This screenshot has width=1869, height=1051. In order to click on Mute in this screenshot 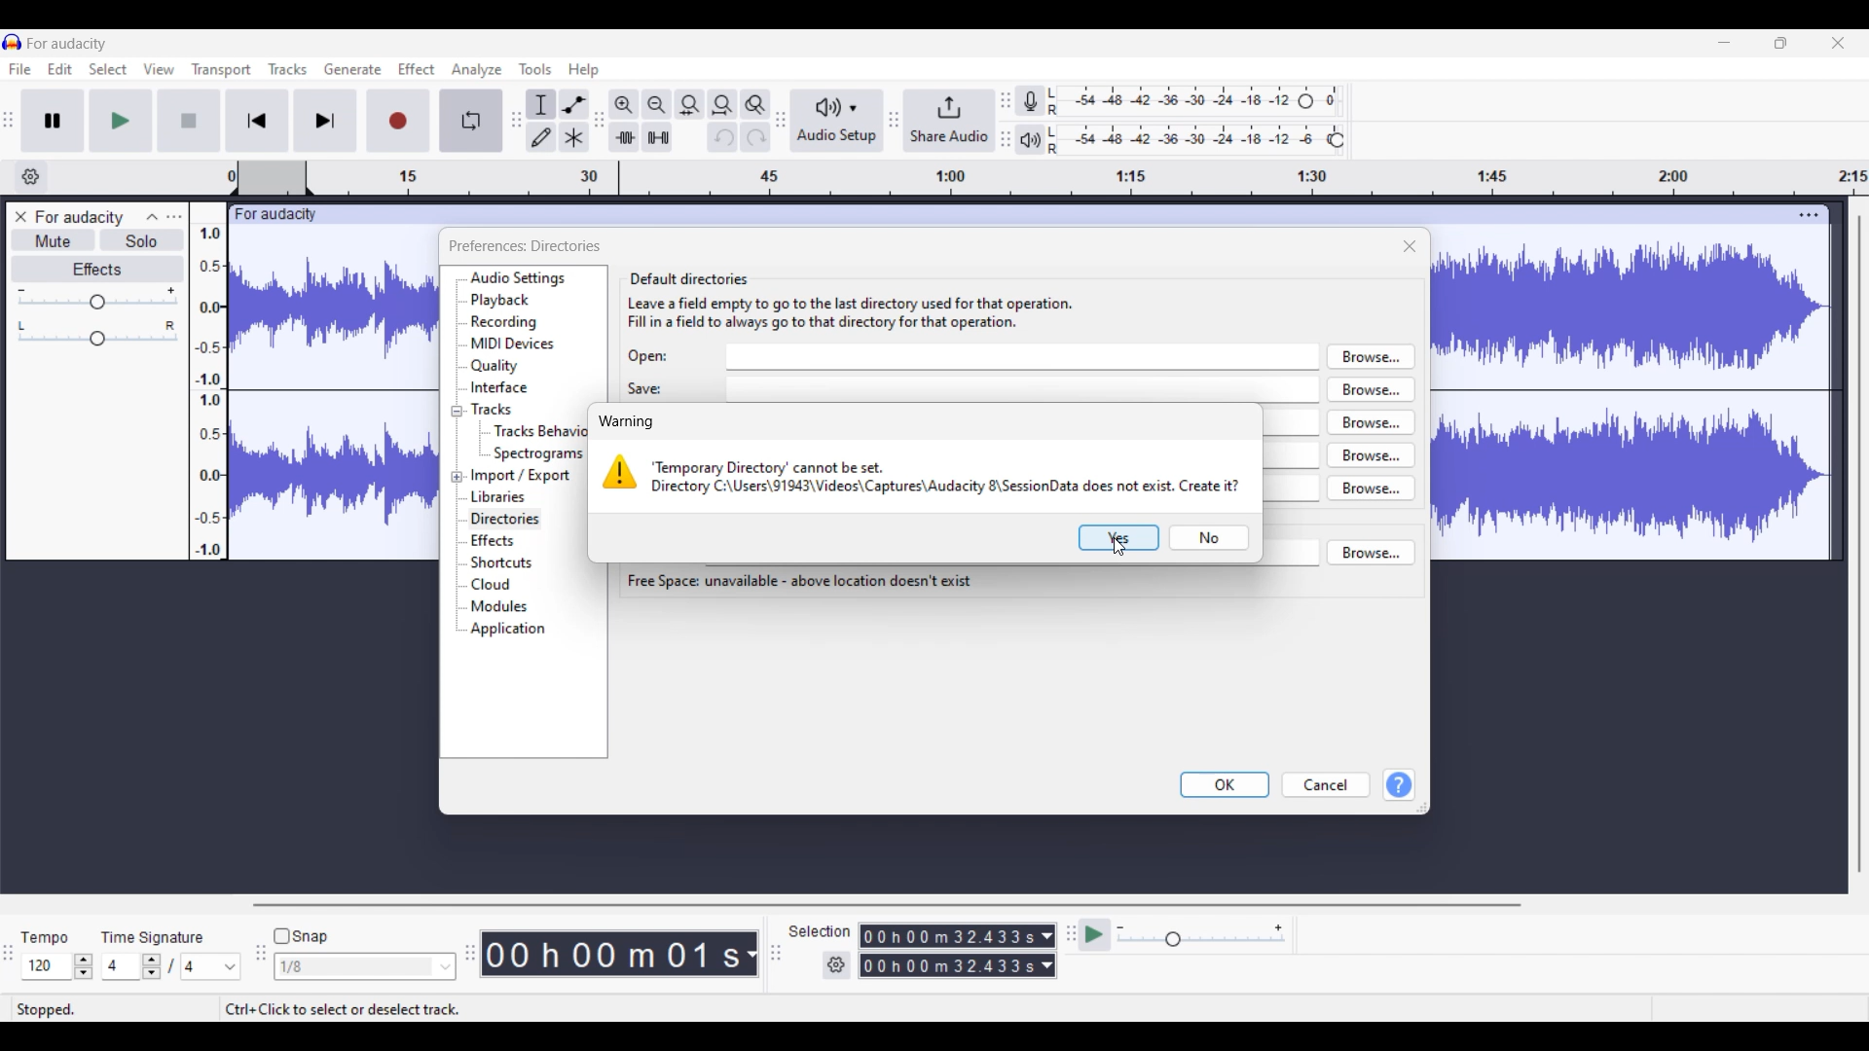, I will do `click(55, 242)`.